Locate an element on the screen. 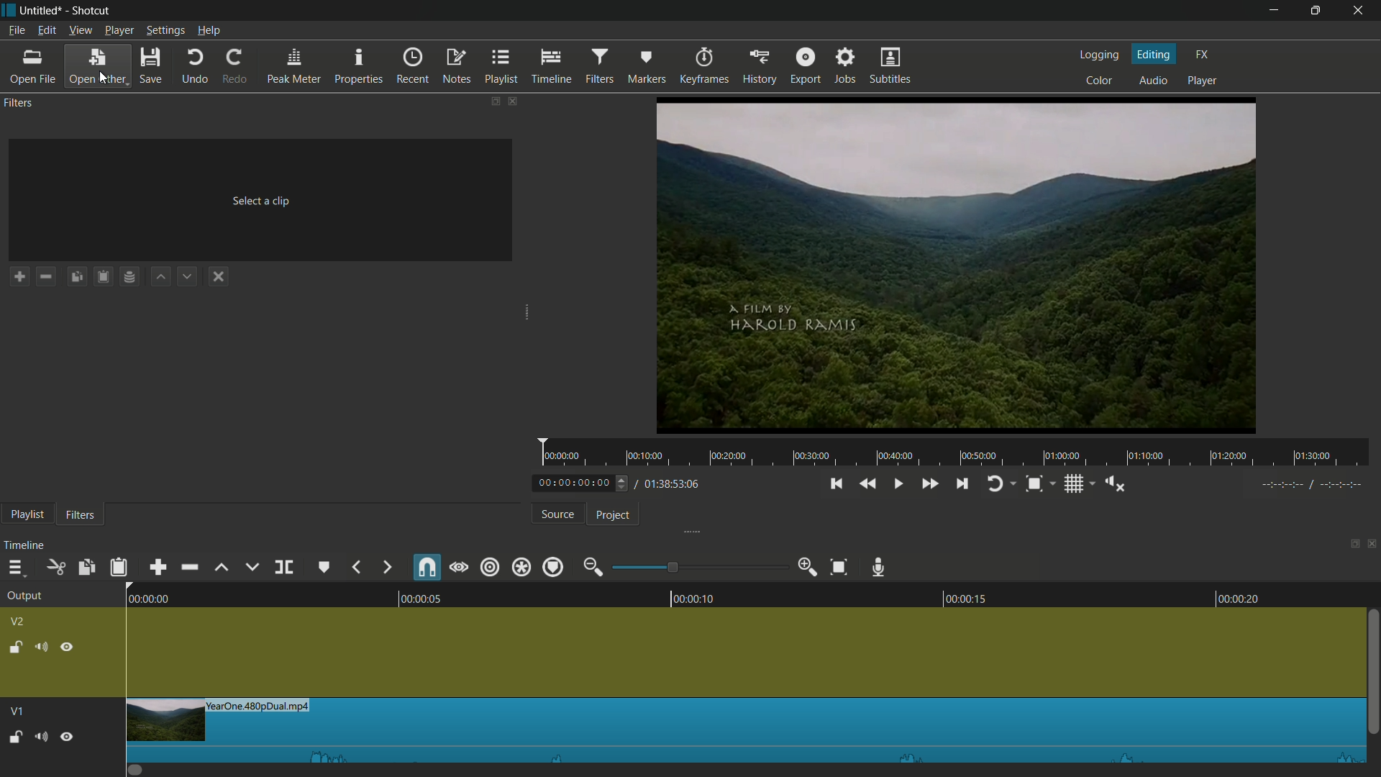 This screenshot has height=777, width=1381. cut is located at coordinates (57, 568).